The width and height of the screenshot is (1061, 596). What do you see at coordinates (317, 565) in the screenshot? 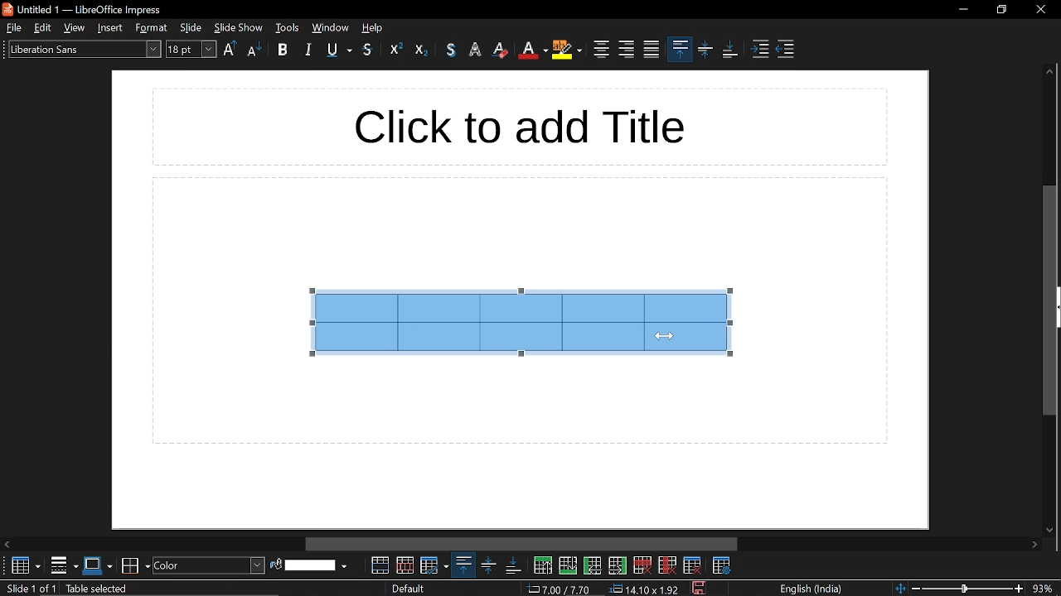
I see `fill color` at bounding box center [317, 565].